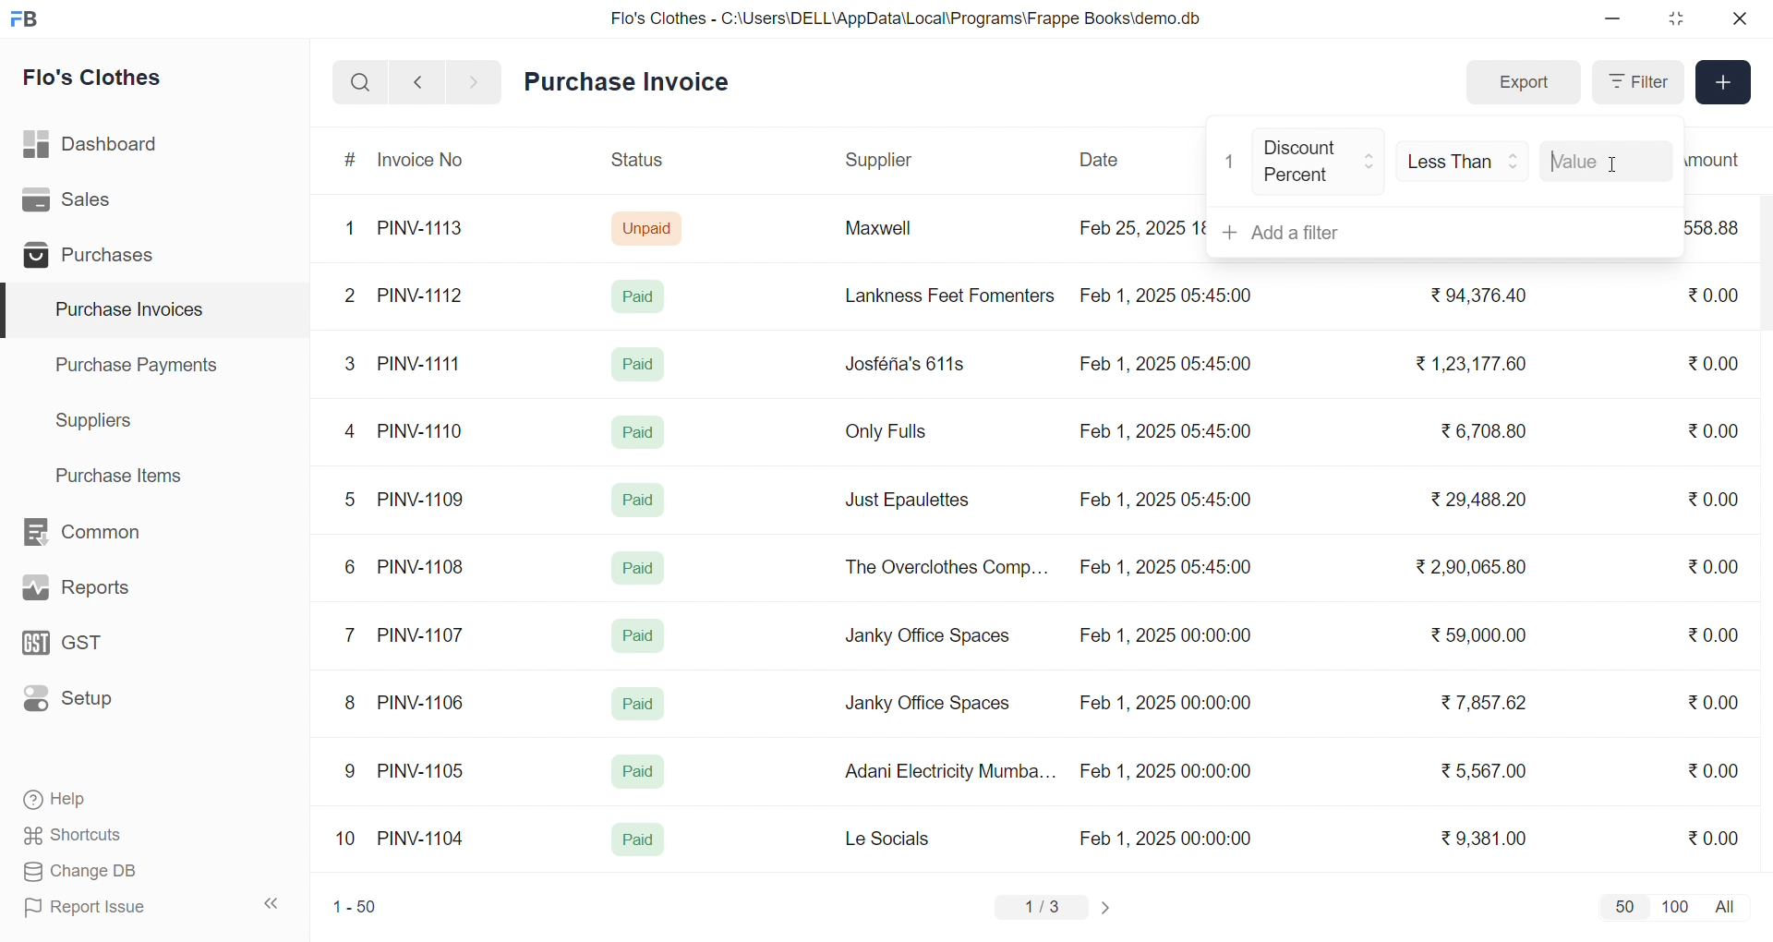 The height and width of the screenshot is (942, 1773). Describe the element at coordinates (1440, 232) in the screenshot. I see `+ Add a filter` at that location.